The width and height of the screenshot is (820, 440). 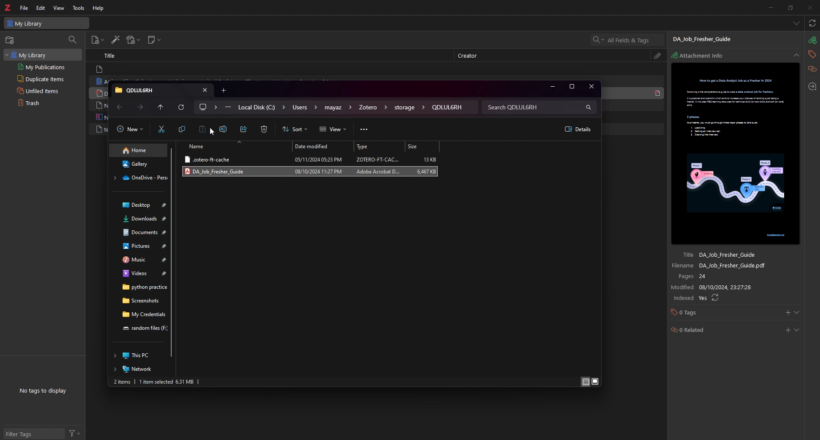 I want to click on file name, so click(x=728, y=266).